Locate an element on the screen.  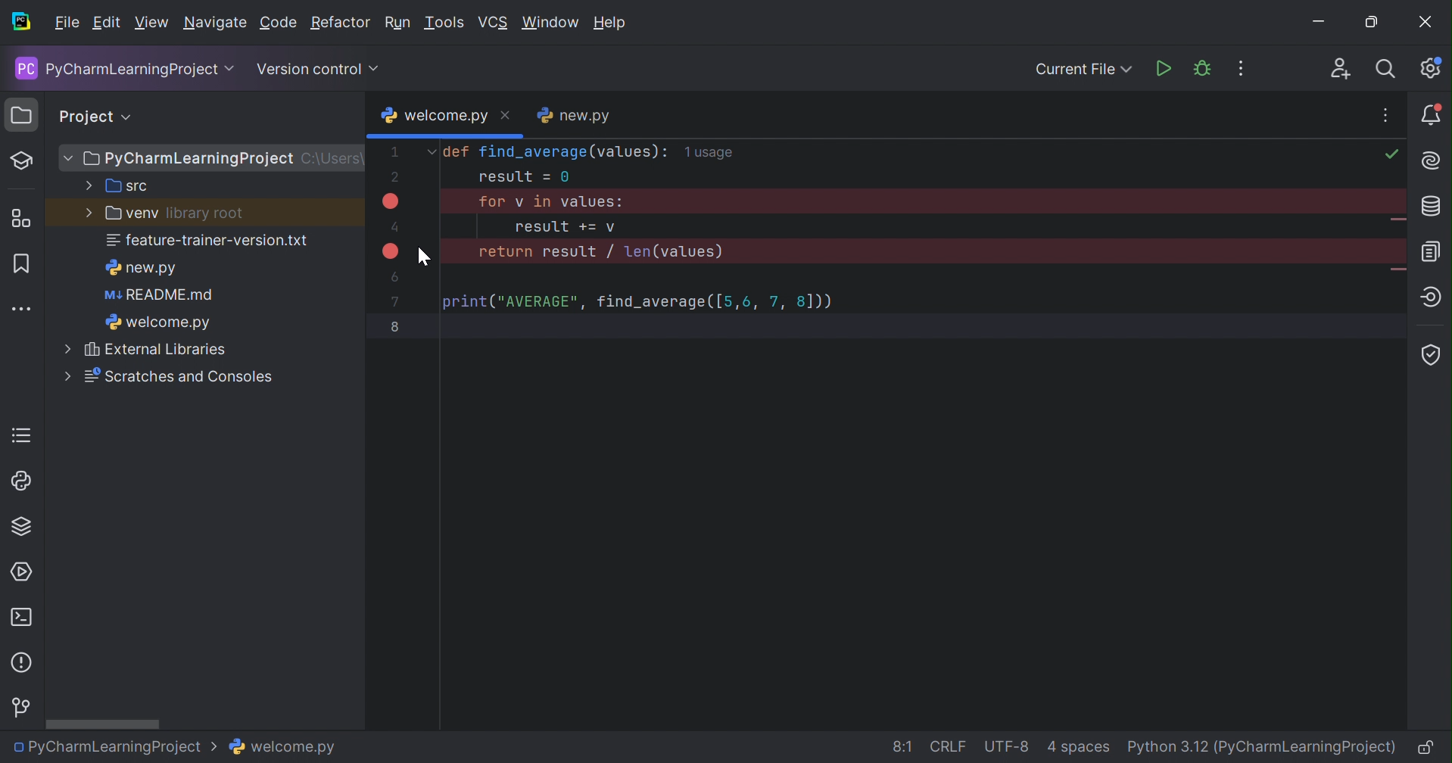
8 is located at coordinates (399, 327).